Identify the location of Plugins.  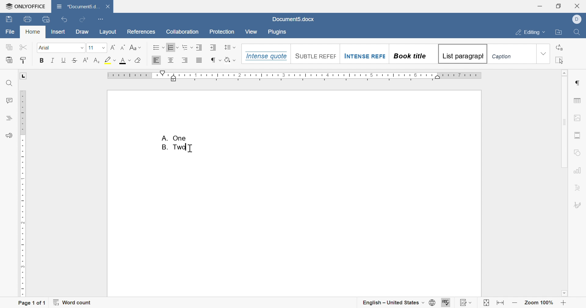
(277, 32).